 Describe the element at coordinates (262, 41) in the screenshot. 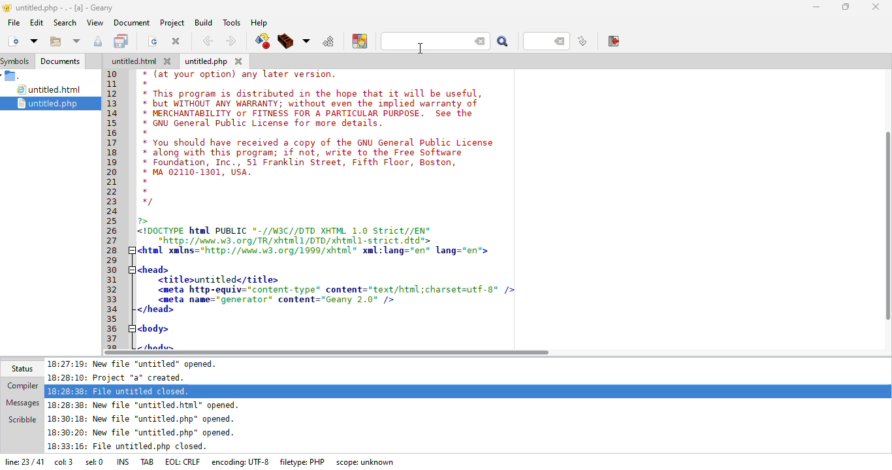

I see `compile` at that location.